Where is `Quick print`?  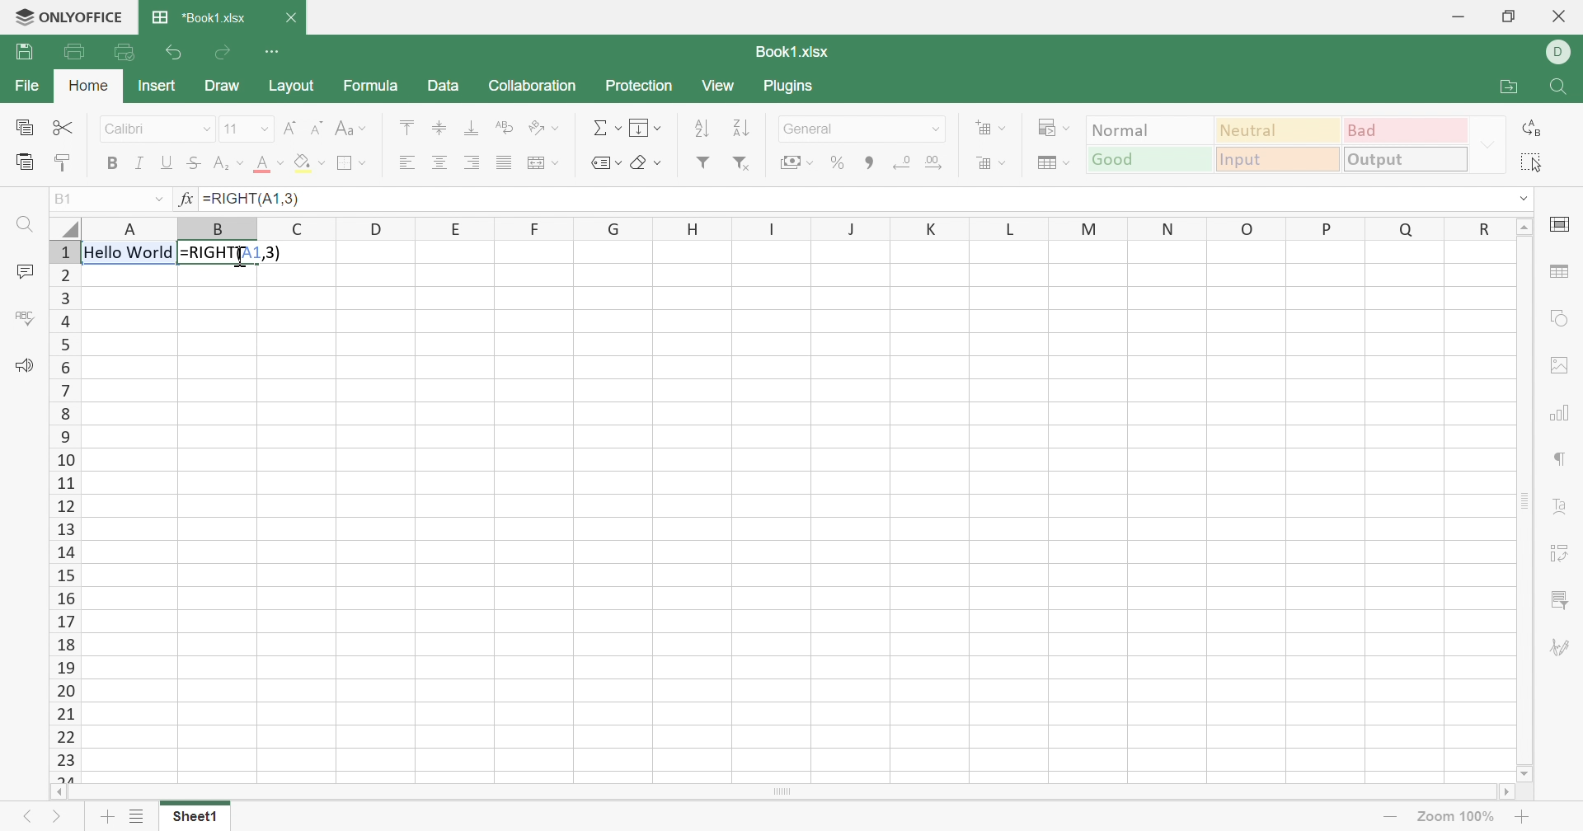 Quick print is located at coordinates (127, 52).